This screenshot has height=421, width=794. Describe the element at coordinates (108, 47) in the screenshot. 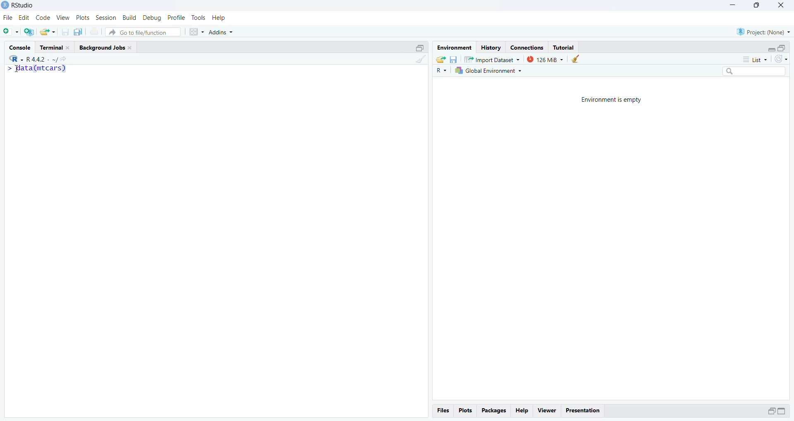

I see `Background Jobs` at that location.